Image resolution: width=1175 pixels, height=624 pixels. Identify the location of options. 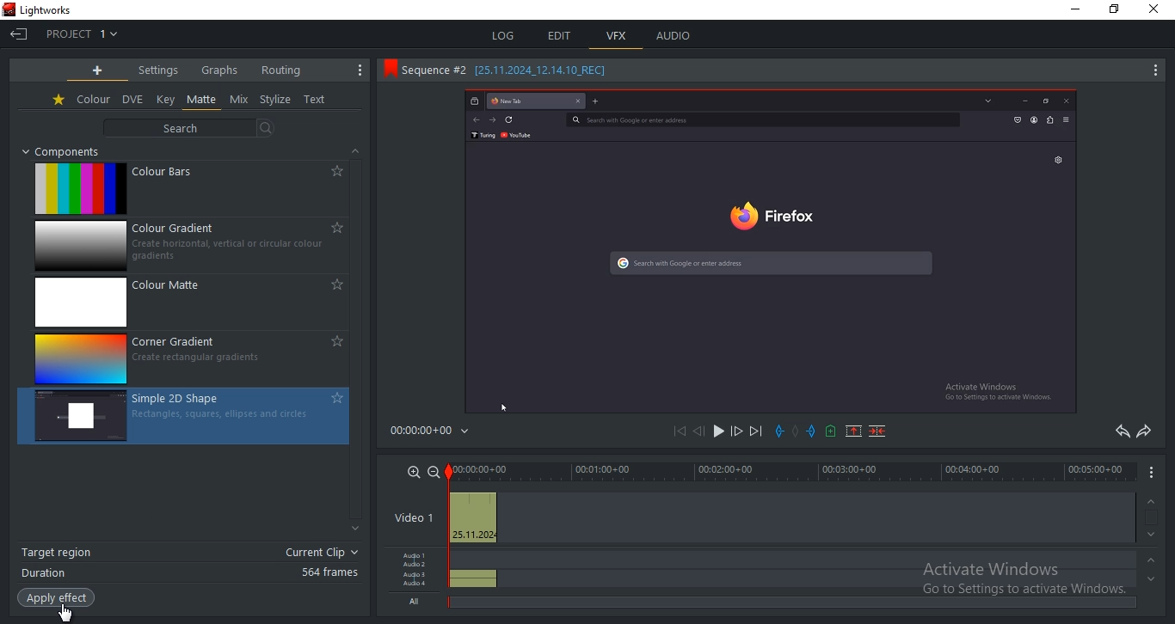
(1155, 472).